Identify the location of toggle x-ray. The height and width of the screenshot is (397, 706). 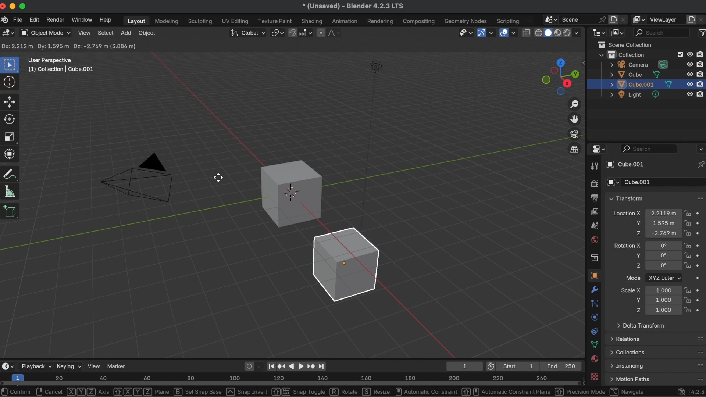
(526, 32).